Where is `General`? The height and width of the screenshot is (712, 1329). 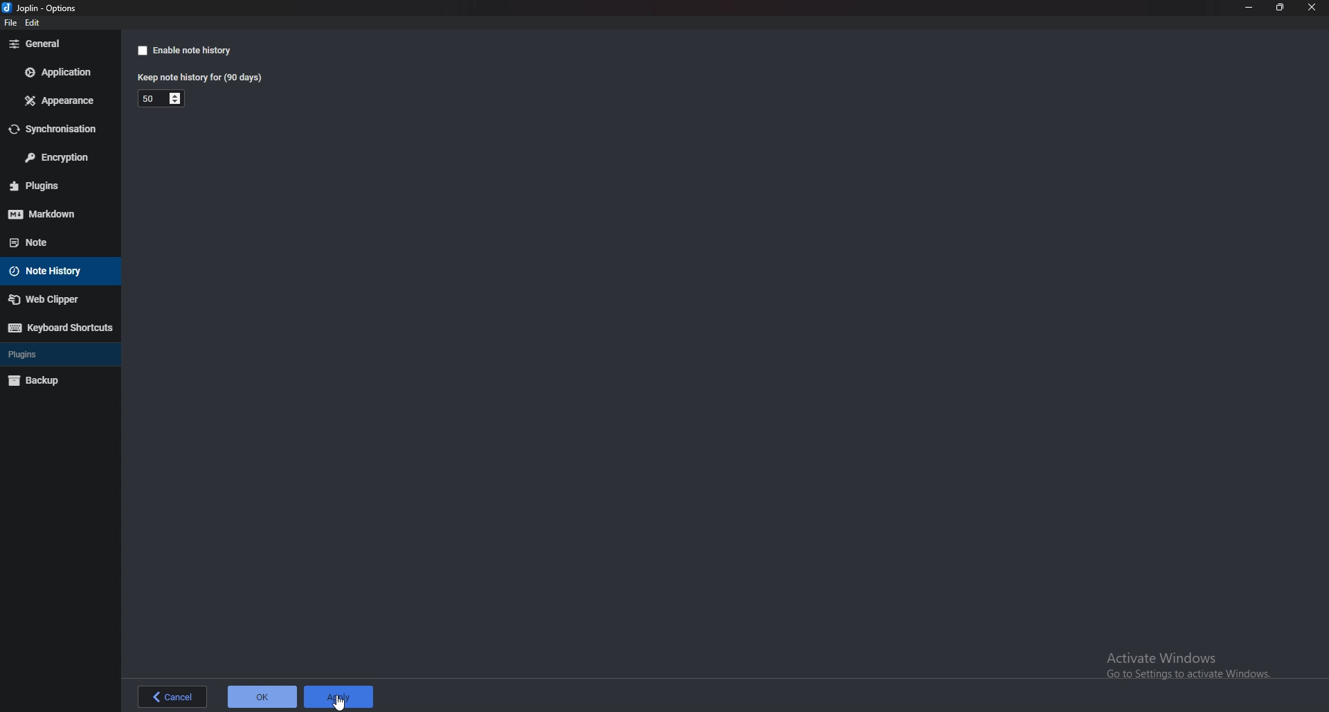
General is located at coordinates (56, 44).